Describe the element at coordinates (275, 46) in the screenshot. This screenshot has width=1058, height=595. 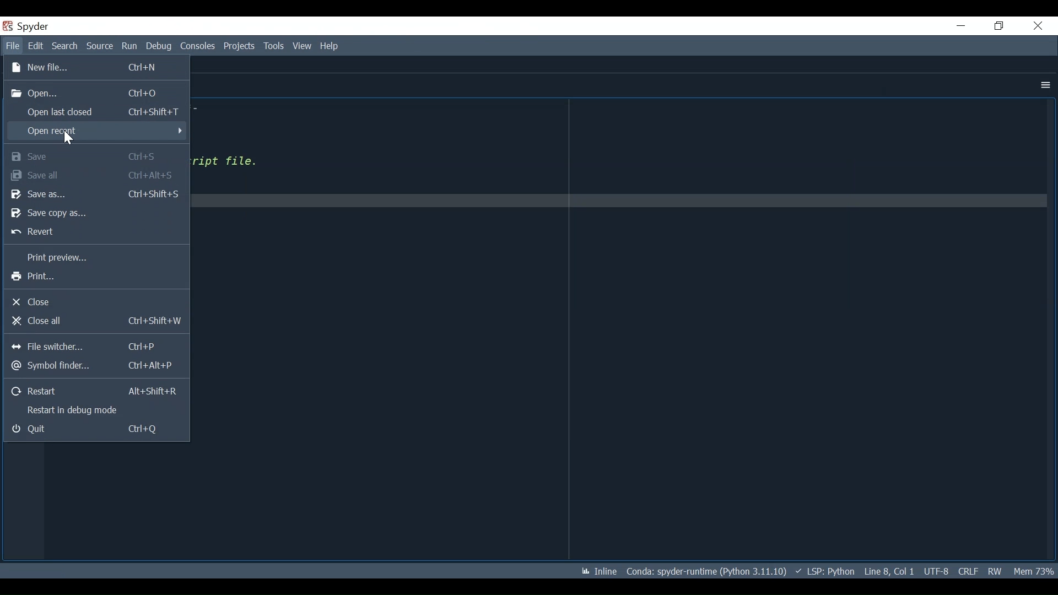
I see `Tools` at that location.